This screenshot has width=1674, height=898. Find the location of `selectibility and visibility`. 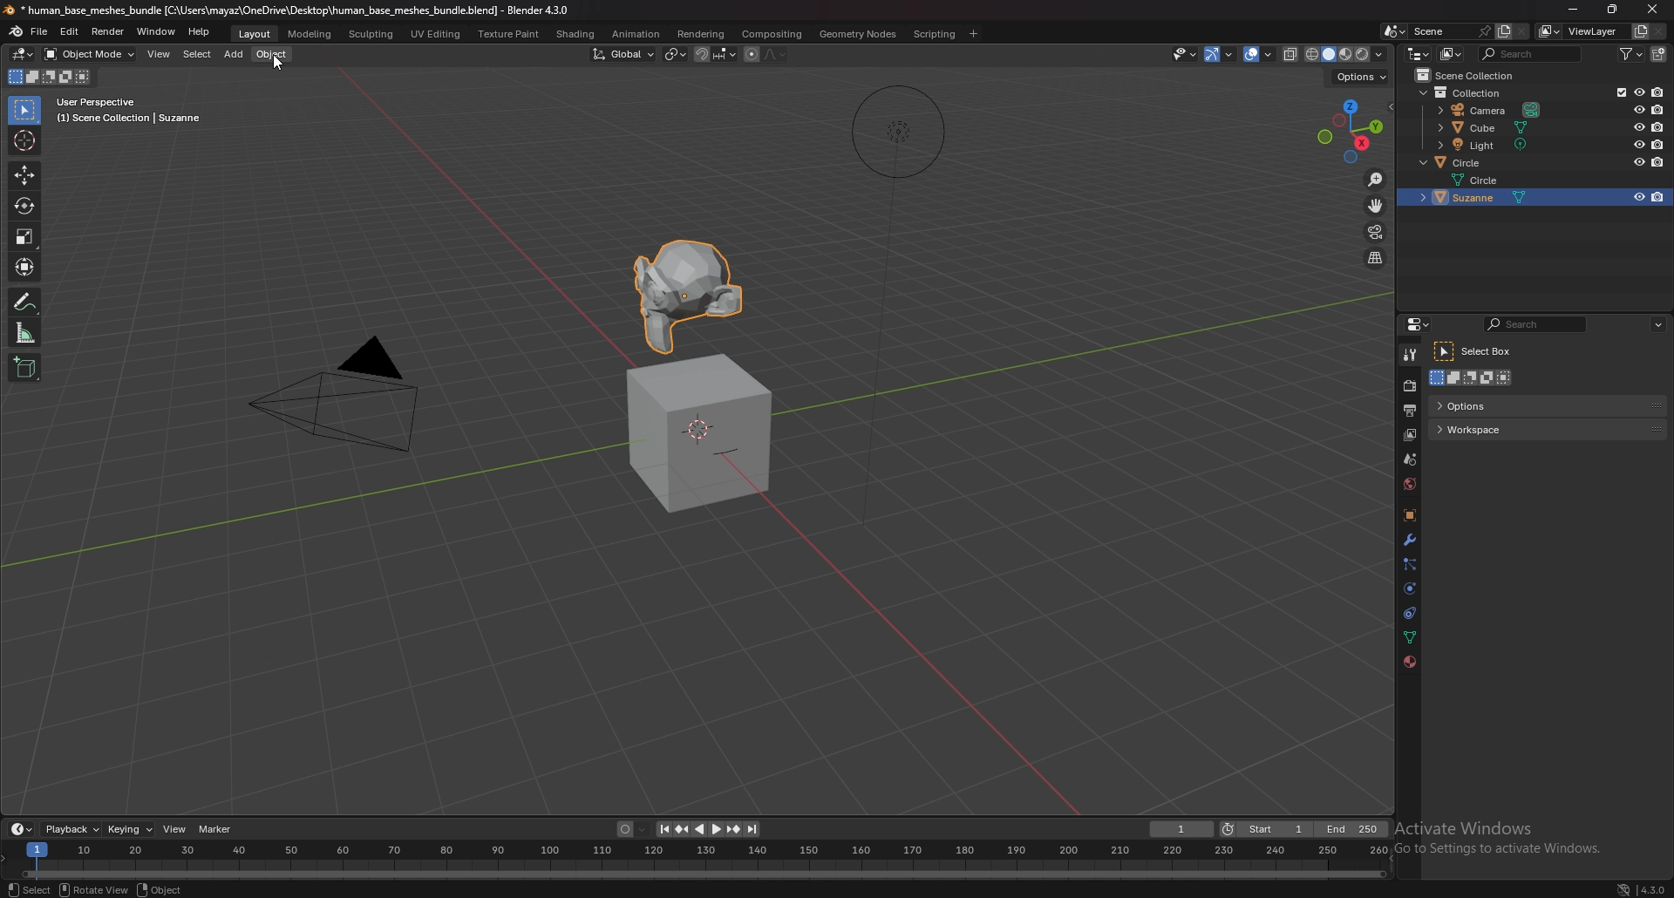

selectibility and visibility is located at coordinates (1186, 53).